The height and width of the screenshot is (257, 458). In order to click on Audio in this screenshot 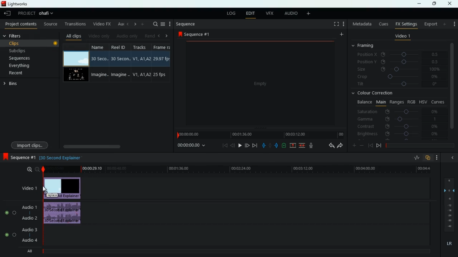, I will do `click(10, 235)`.